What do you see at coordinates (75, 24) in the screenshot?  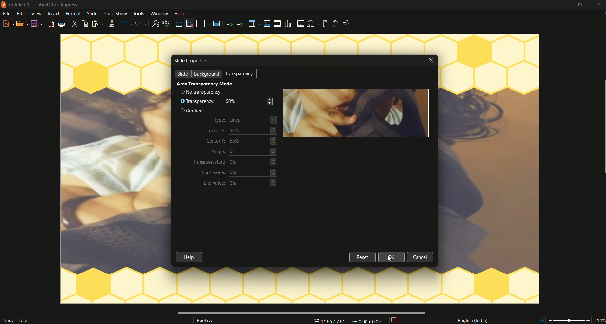 I see `cut` at bounding box center [75, 24].